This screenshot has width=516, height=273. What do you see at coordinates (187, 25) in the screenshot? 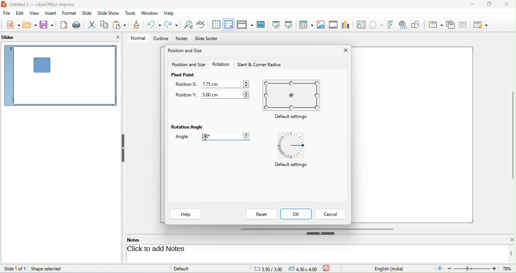
I see `find and replace` at bounding box center [187, 25].